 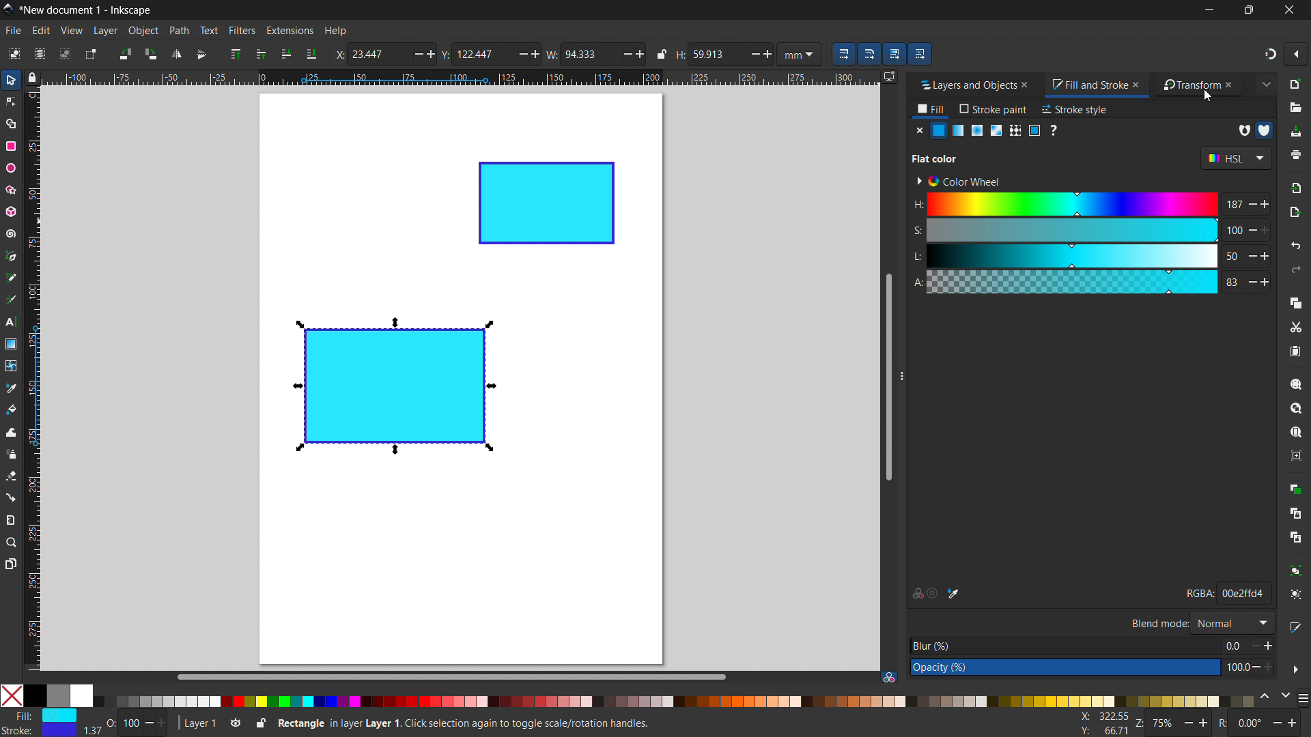 I want to click on text tool, so click(x=11, y=323).